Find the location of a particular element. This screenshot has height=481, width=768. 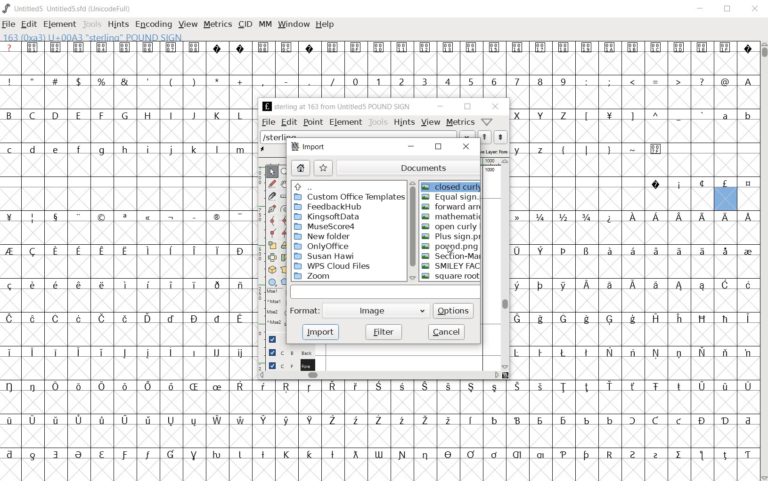

maximize is located at coordinates (438, 146).